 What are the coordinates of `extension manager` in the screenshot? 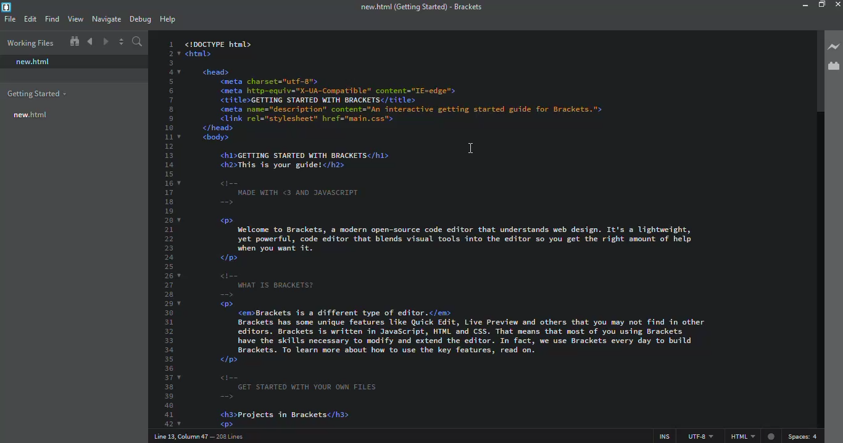 It's located at (833, 67).